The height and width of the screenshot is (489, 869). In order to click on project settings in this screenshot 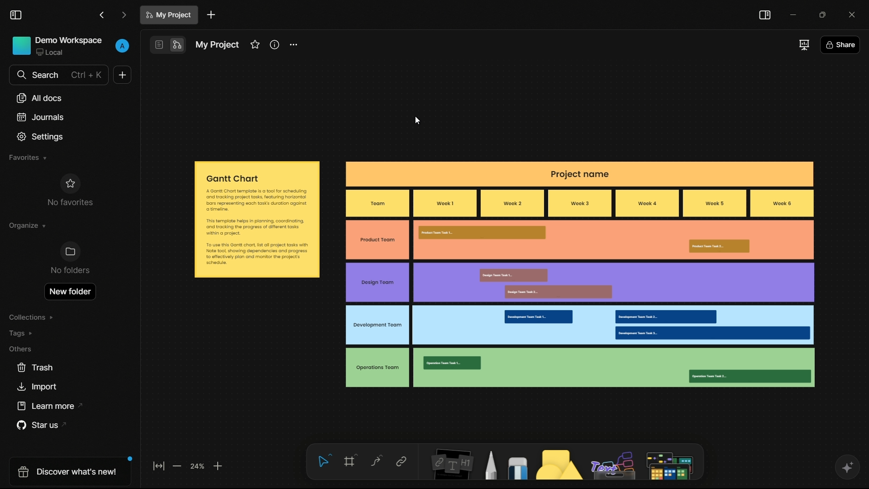, I will do `click(294, 45)`.